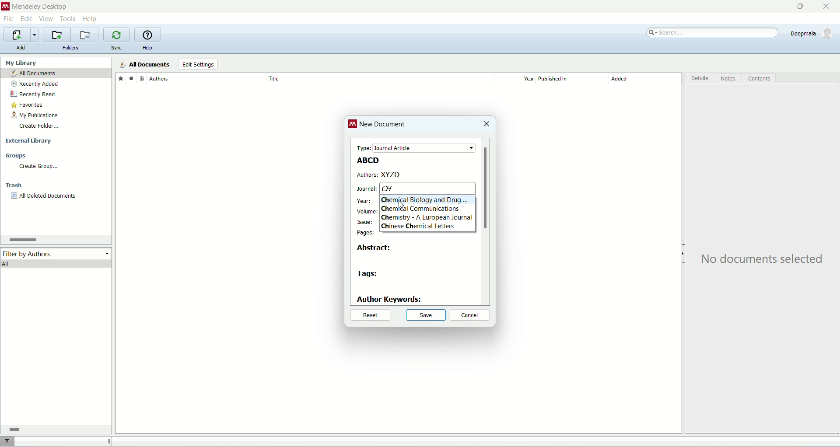  I want to click on my publication, so click(36, 116).